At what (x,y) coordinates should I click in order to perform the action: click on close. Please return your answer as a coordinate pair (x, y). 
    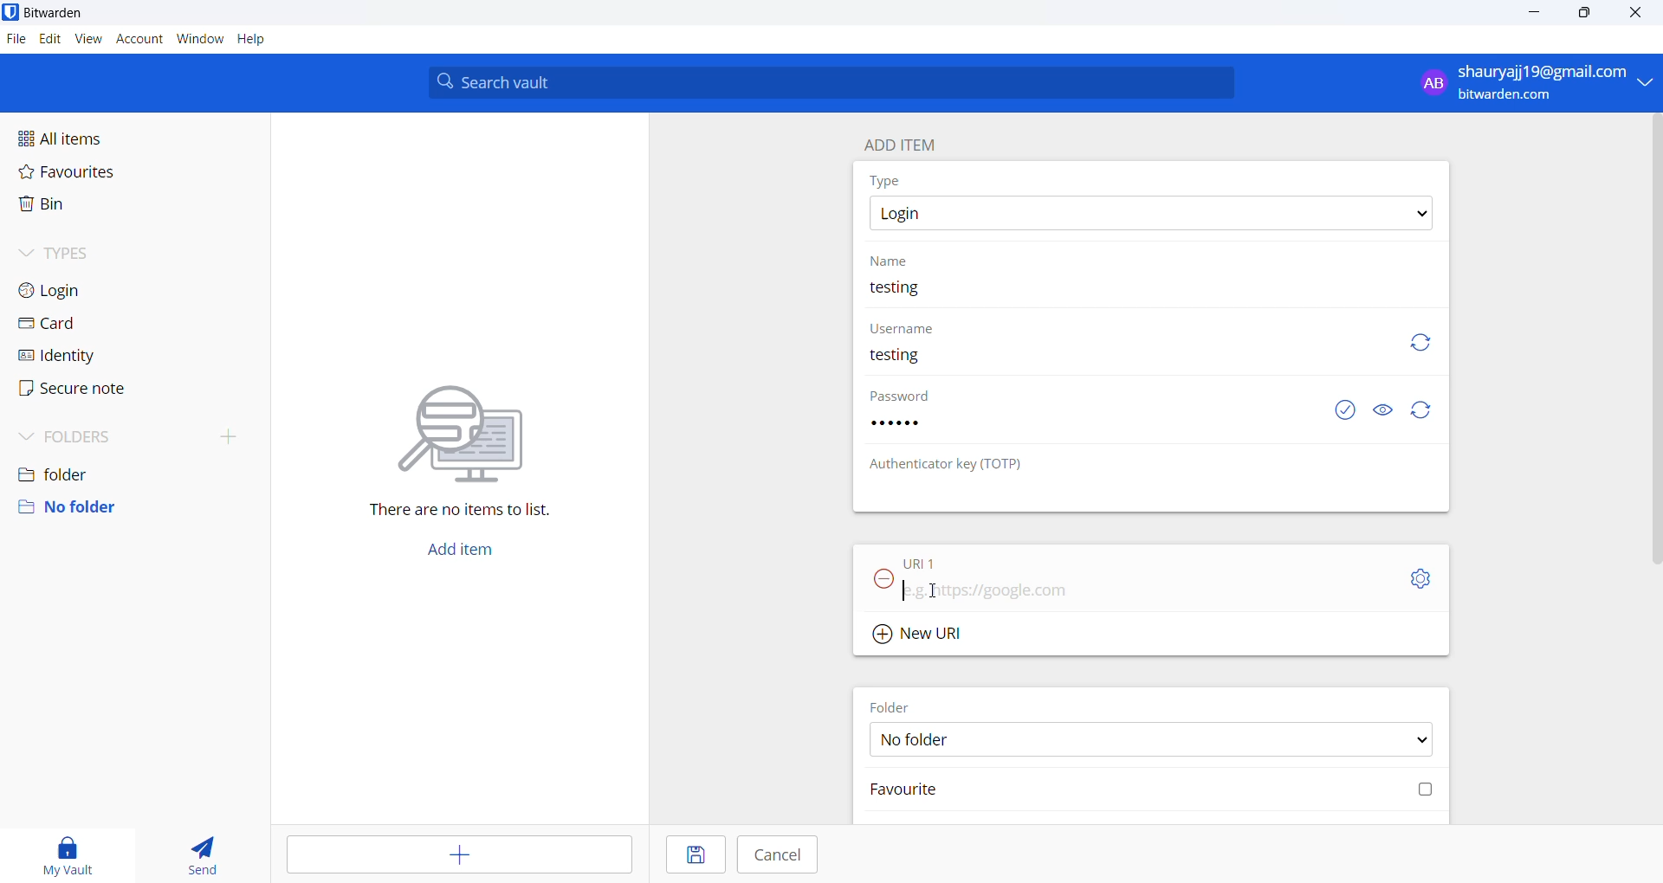
    Looking at the image, I should click on (1632, 12).